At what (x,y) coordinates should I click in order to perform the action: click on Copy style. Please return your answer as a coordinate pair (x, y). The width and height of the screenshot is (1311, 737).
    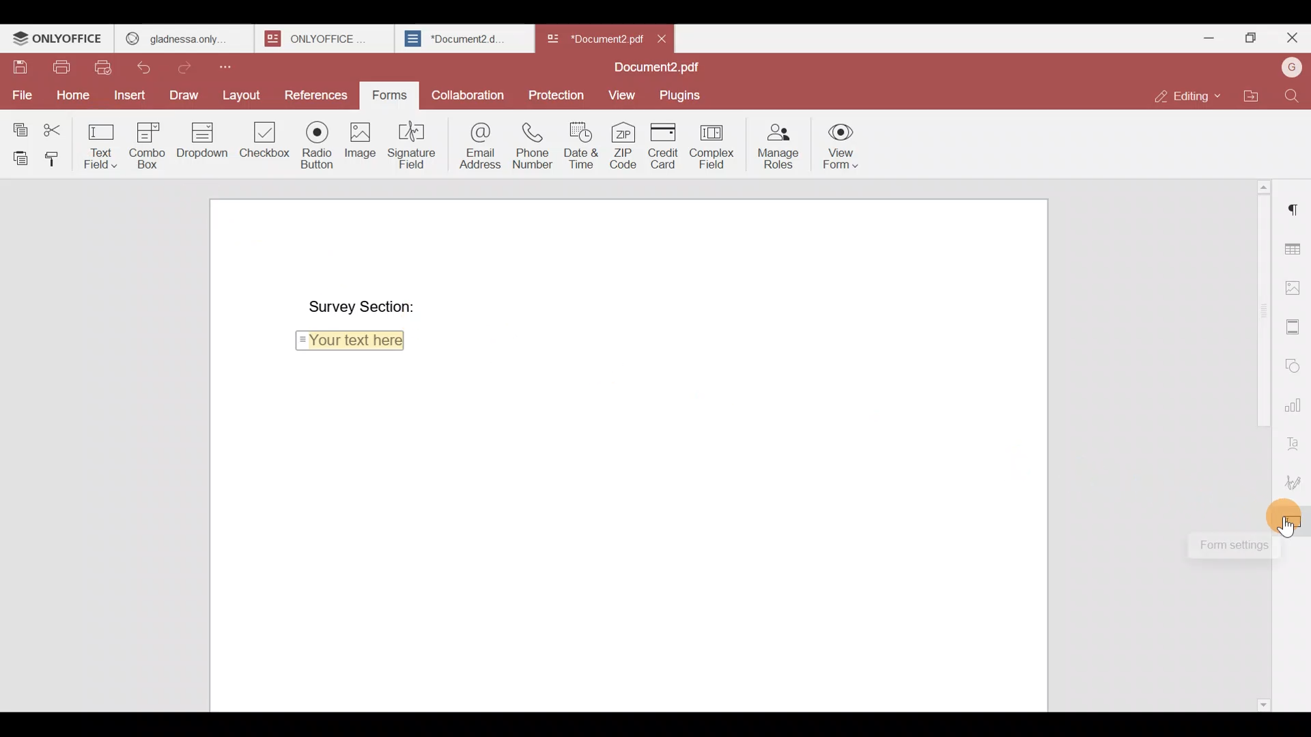
    Looking at the image, I should click on (53, 156).